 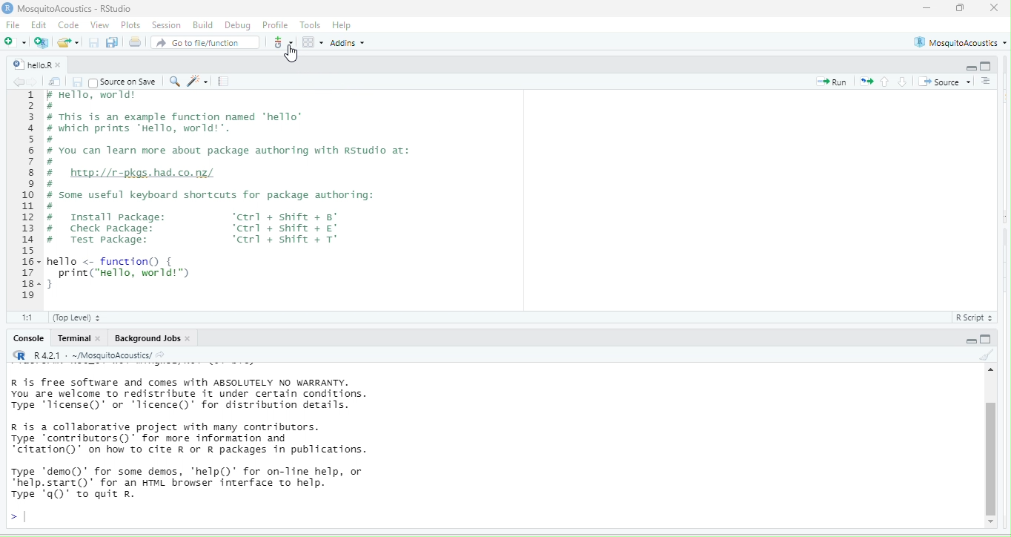 I want to click on scroll up, so click(x=990, y=371).